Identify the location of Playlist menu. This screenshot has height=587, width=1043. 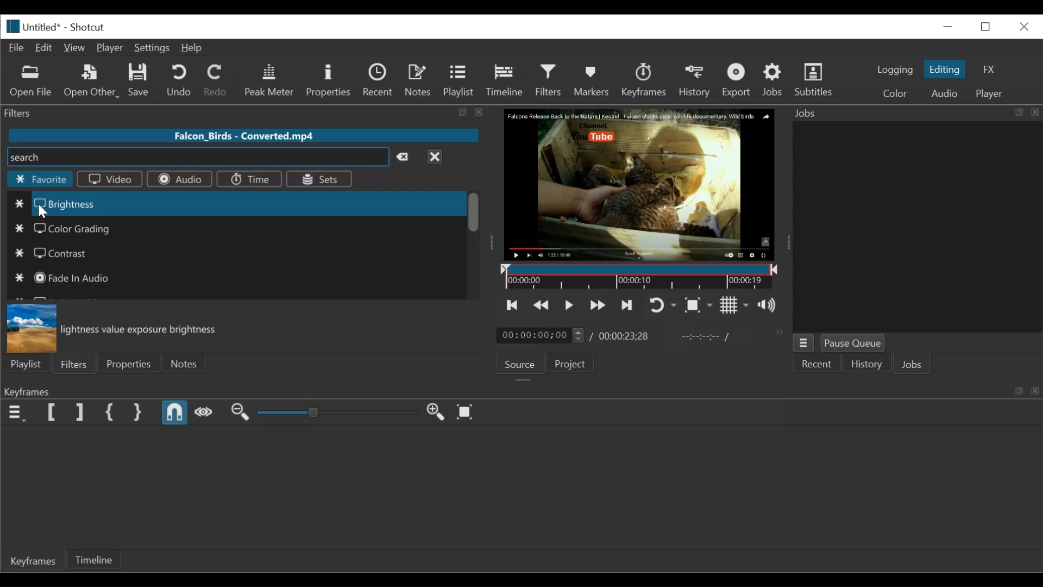
(26, 365).